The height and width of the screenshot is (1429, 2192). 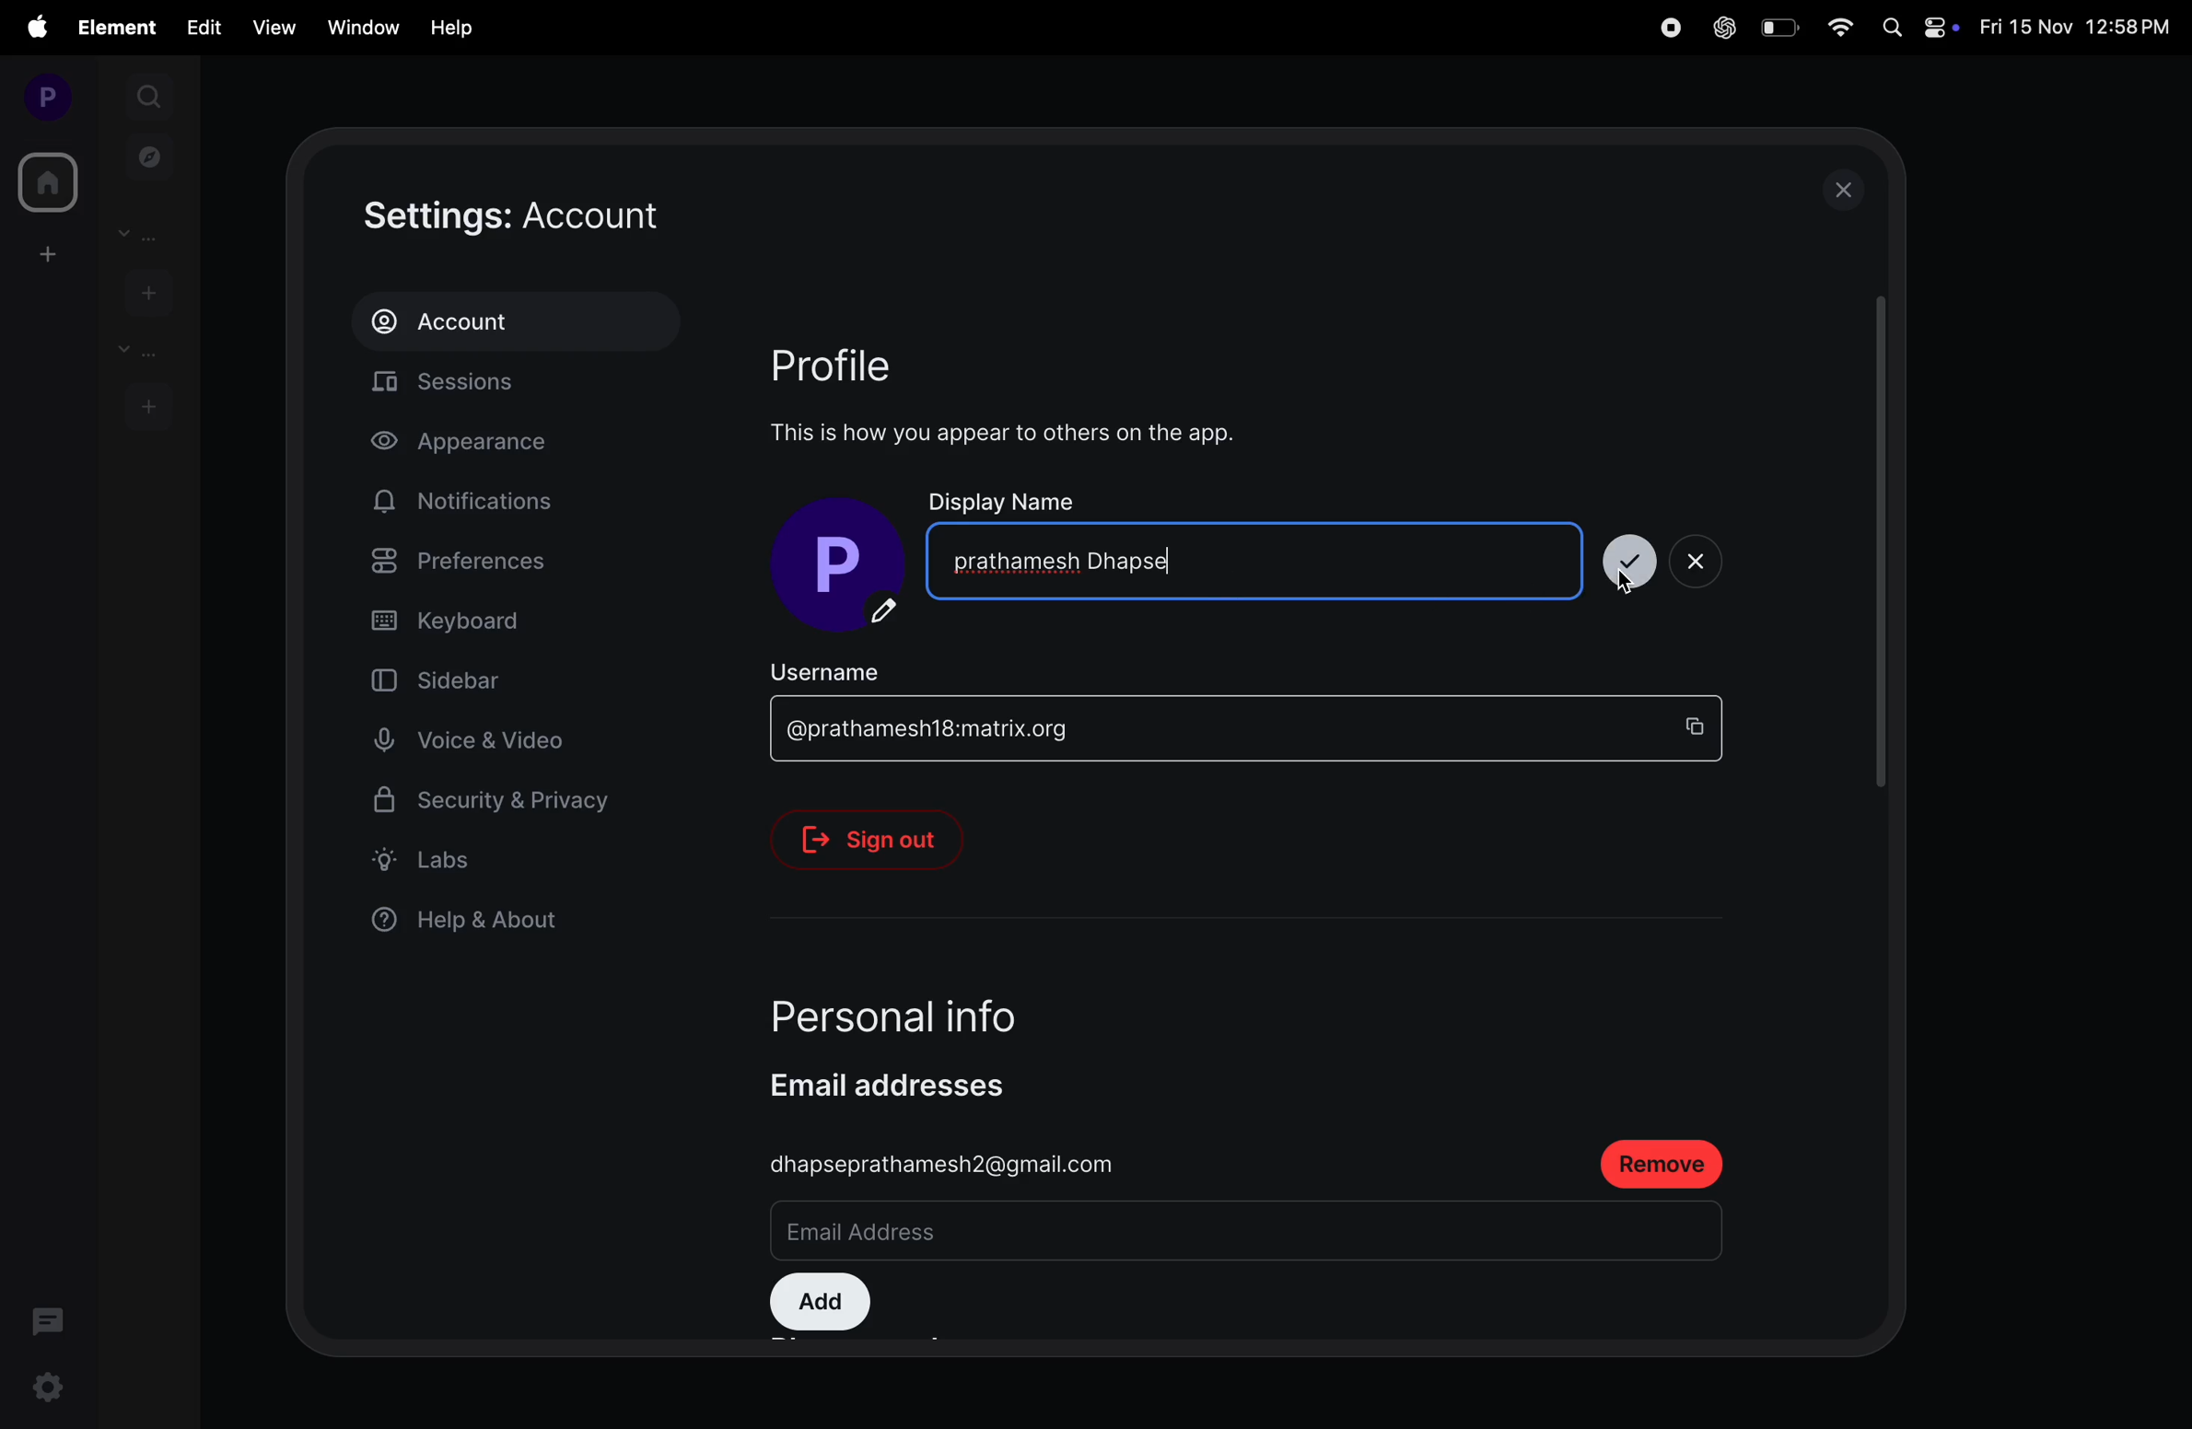 I want to click on home, so click(x=44, y=182).